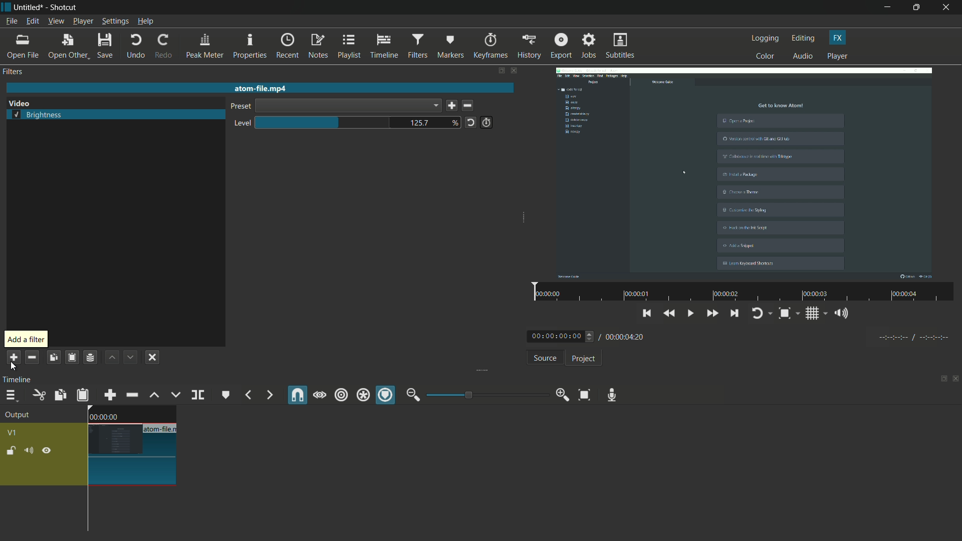 The image size is (962, 541). I want to click on cursor, so click(686, 170).